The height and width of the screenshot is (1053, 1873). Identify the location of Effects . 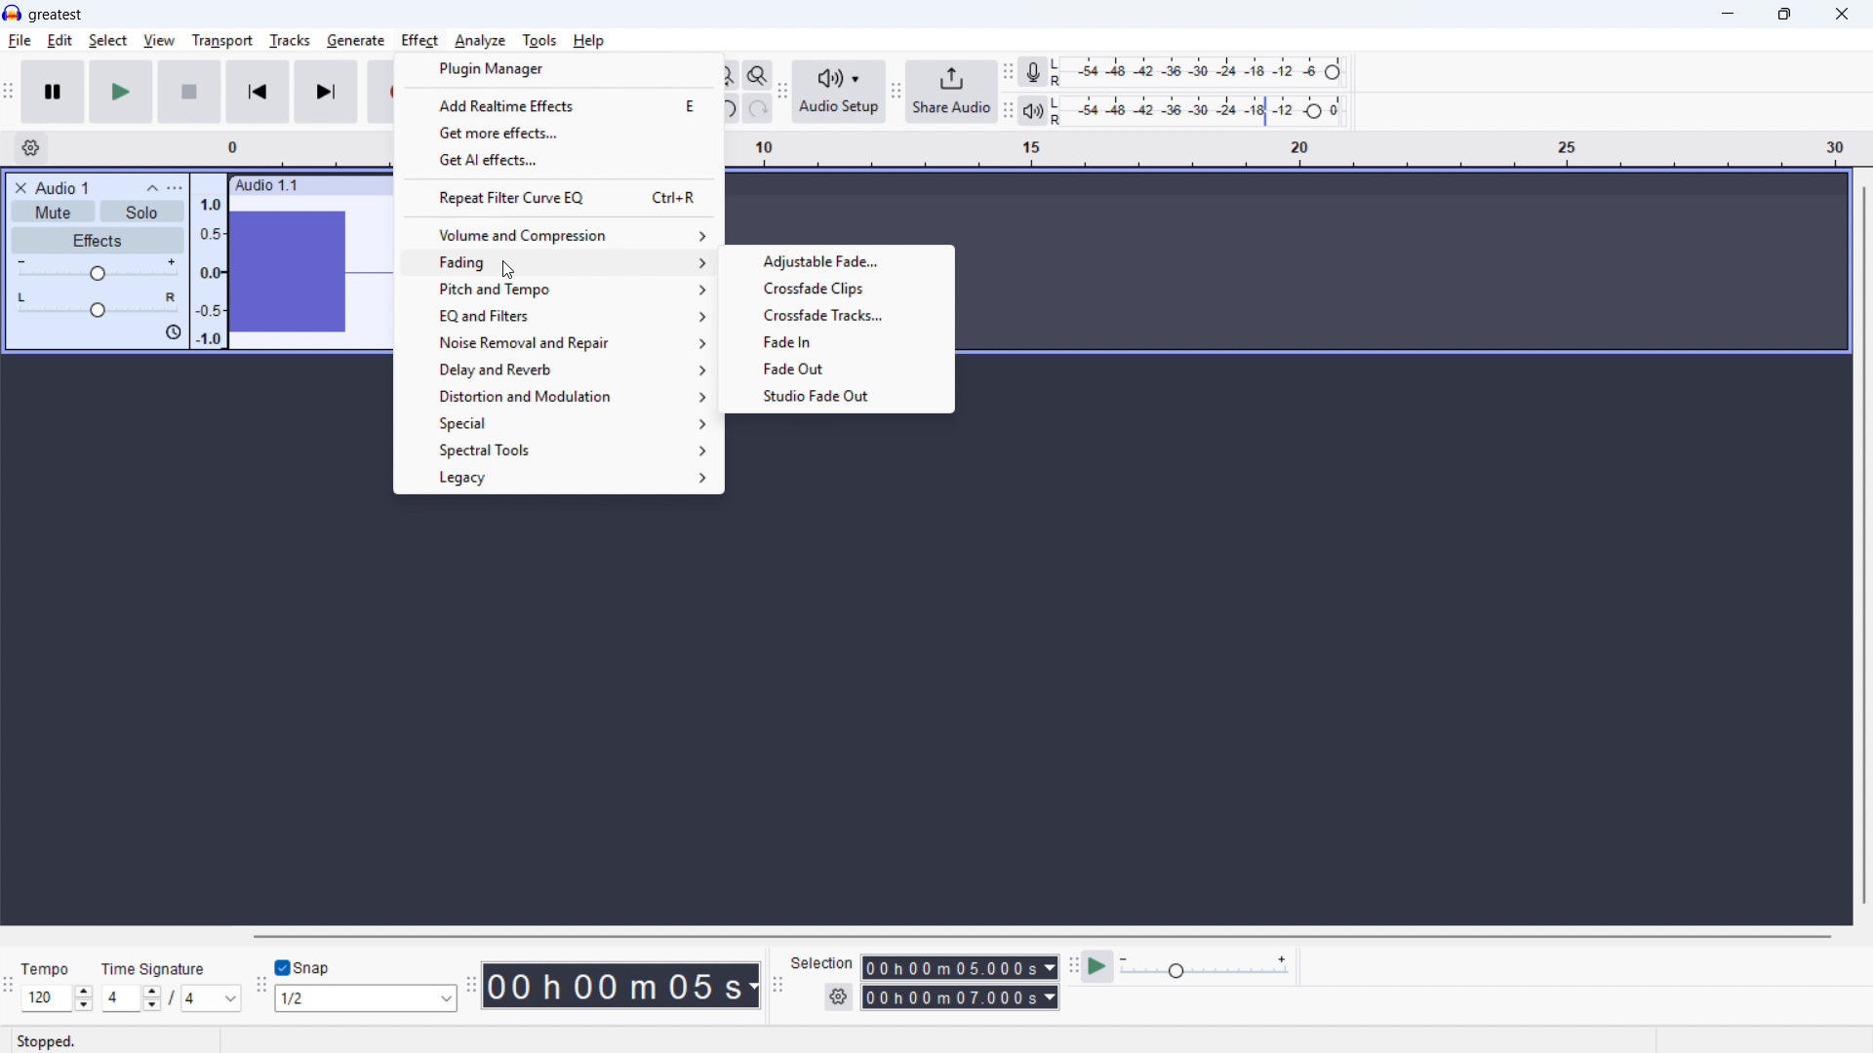
(99, 241).